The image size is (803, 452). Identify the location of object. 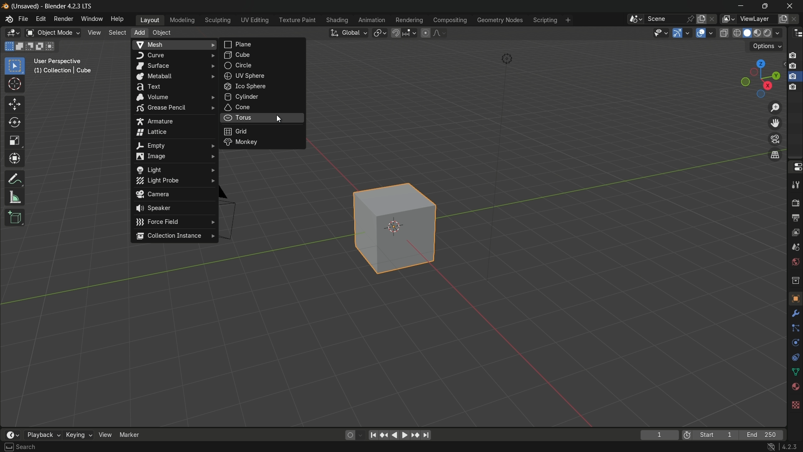
(795, 298).